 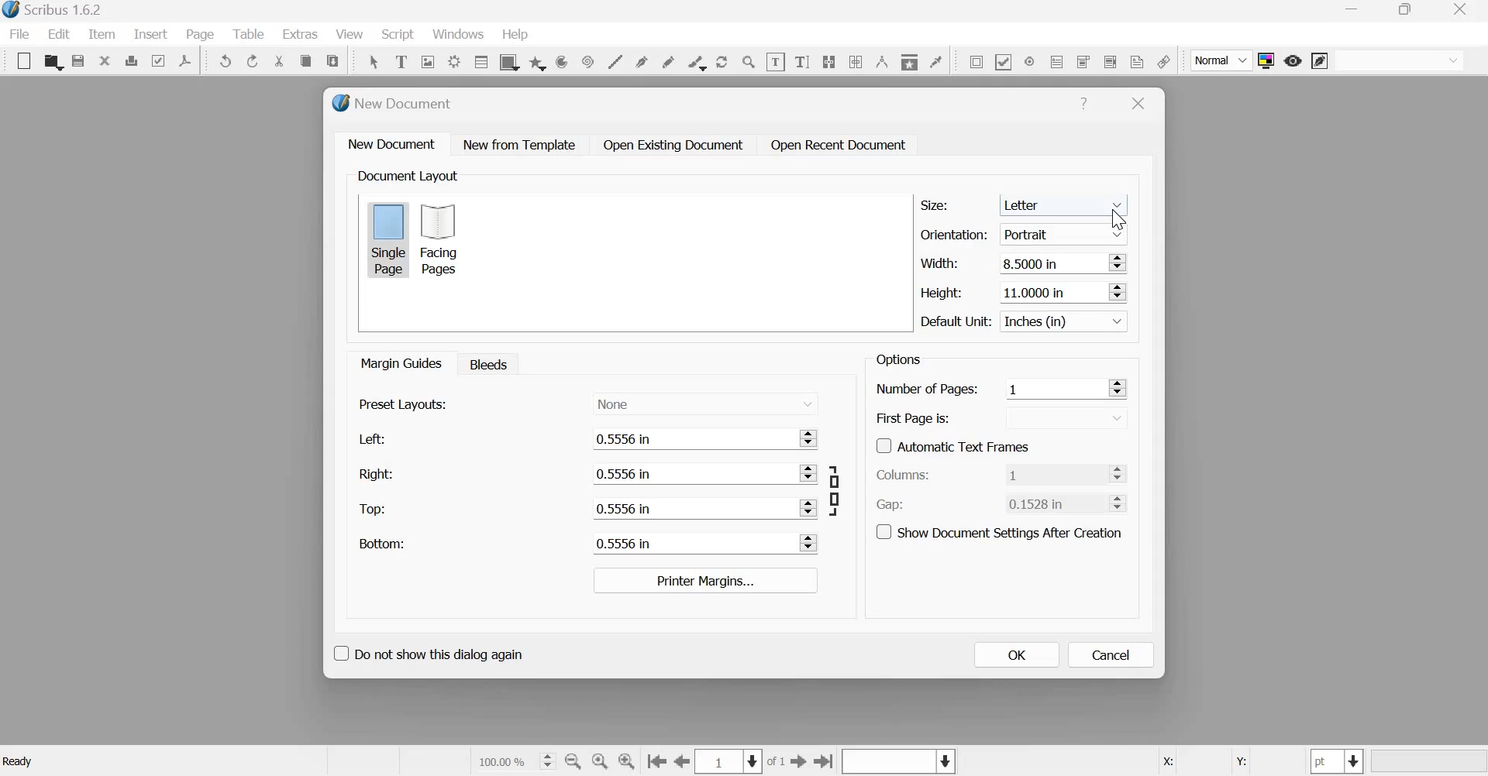 What do you see at coordinates (809, 507) in the screenshot?
I see `Increase and Decrease` at bounding box center [809, 507].